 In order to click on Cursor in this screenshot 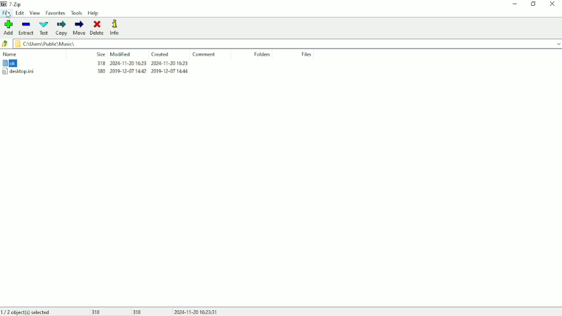, I will do `click(7, 15)`.